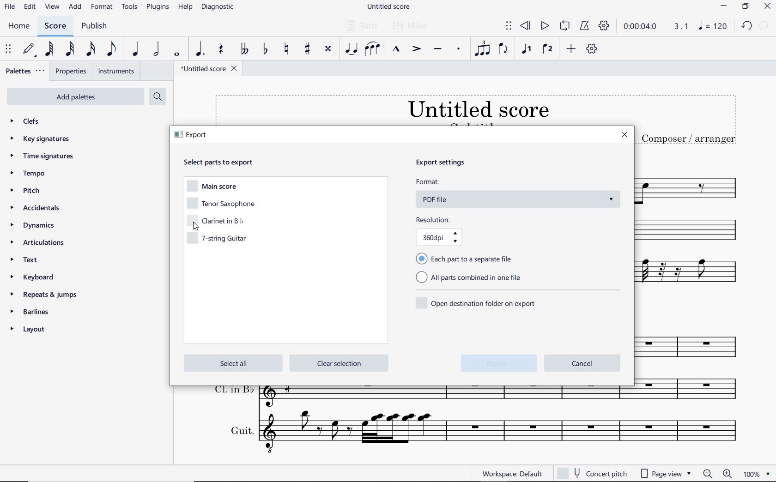 This screenshot has height=482, width=776. Describe the element at coordinates (416, 48) in the screenshot. I see `ACCENT` at that location.